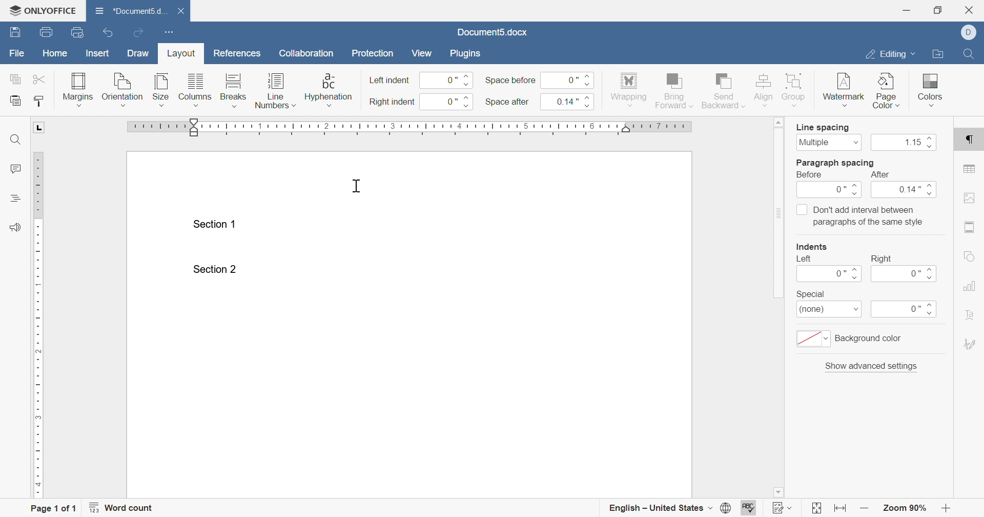 This screenshot has width=984, height=517. I want to click on minimize, so click(909, 10).